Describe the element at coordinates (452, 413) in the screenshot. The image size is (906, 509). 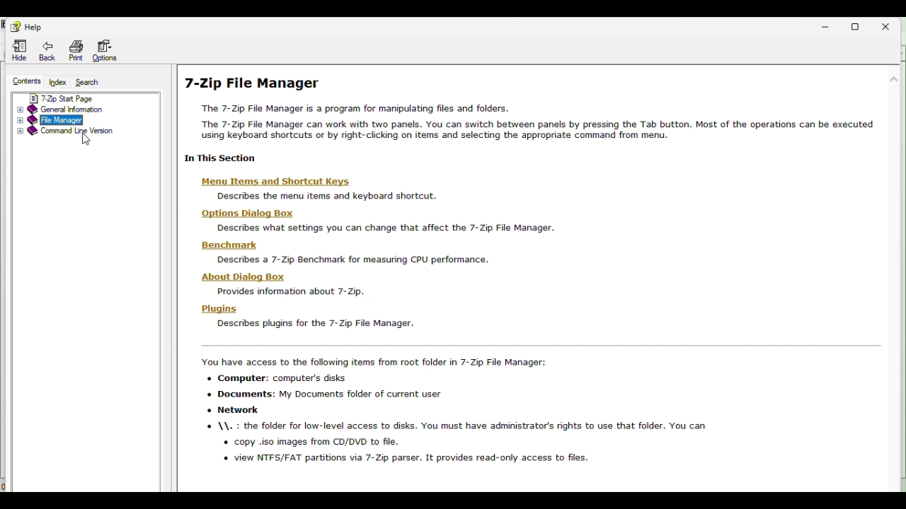
I see `You have access to the folowing items from root folder in 7-Zip Fie Manager:  Computer: computer's disks  Documents: My Documents folder of current user  Network   \\.:  the folder for low-level access to disks. You must have administrators rights to use that folder. You can   copy .iso images from CD/DVD to file.    view NTFS/FAT partitions via 7-Zip parser. It provides read-only access to files. ` at that location.